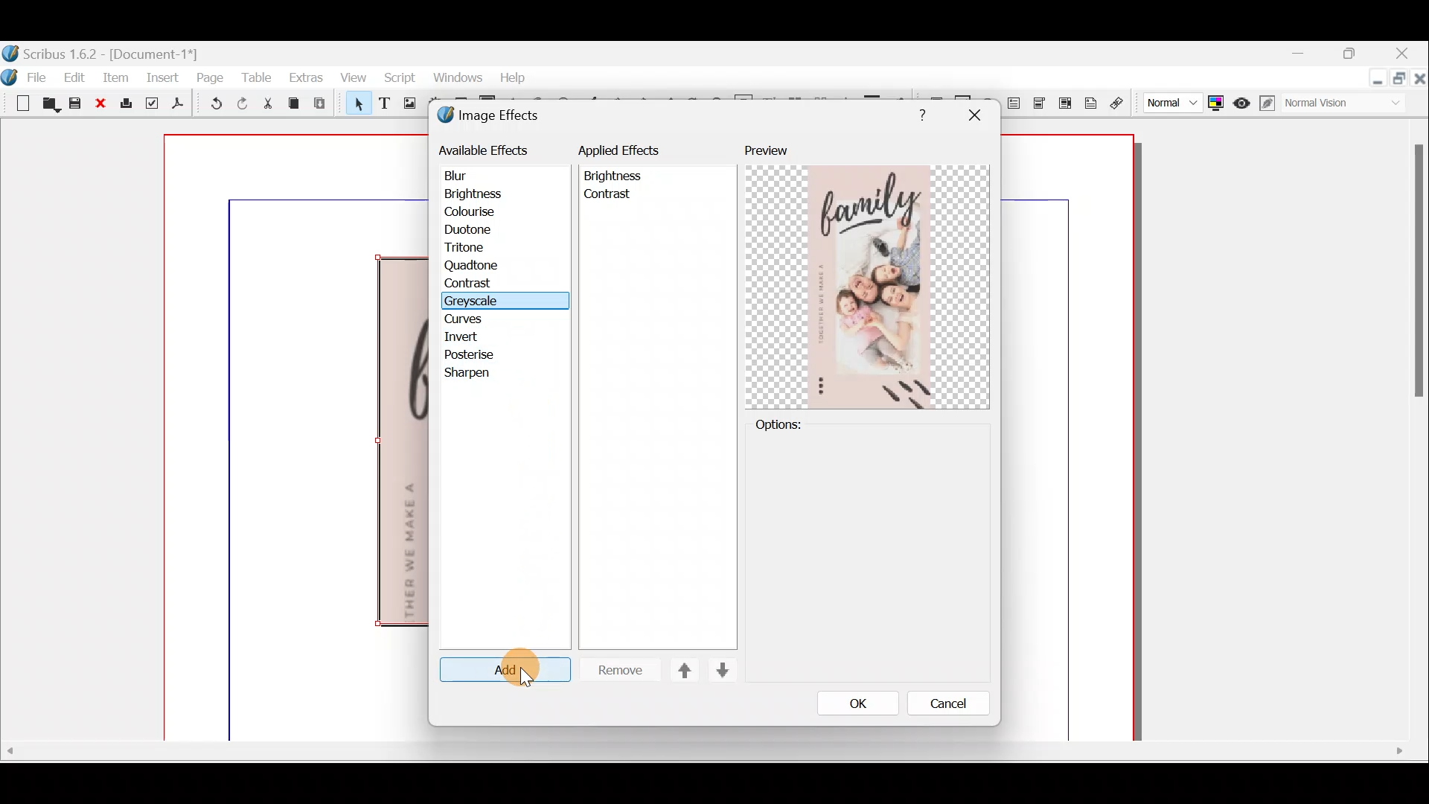  What do you see at coordinates (240, 104) in the screenshot?
I see `Redo` at bounding box center [240, 104].